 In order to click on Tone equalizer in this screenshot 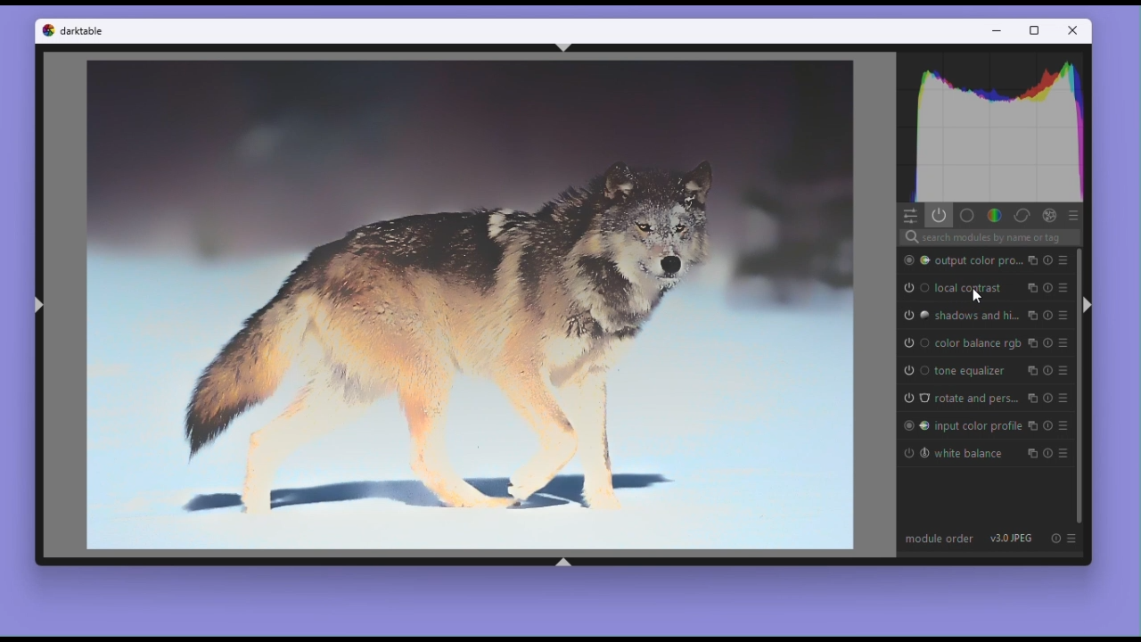, I will do `click(971, 370)`.